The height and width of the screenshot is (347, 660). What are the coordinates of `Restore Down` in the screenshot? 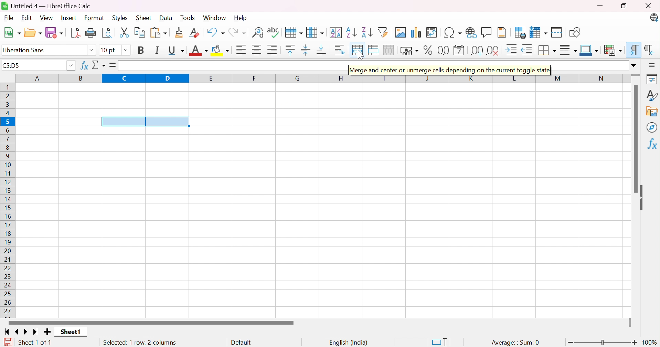 It's located at (624, 6).